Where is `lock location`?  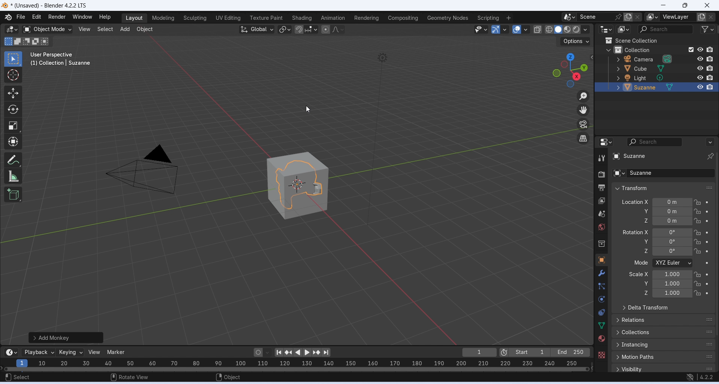 lock location is located at coordinates (698, 220).